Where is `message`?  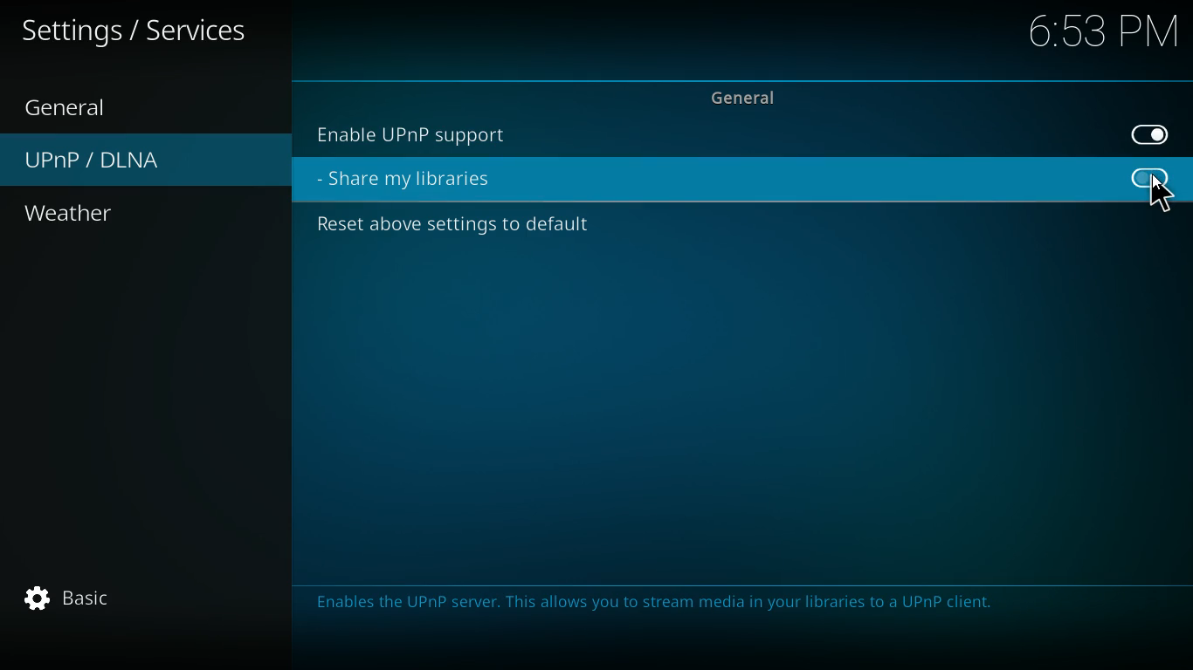
message is located at coordinates (742, 616).